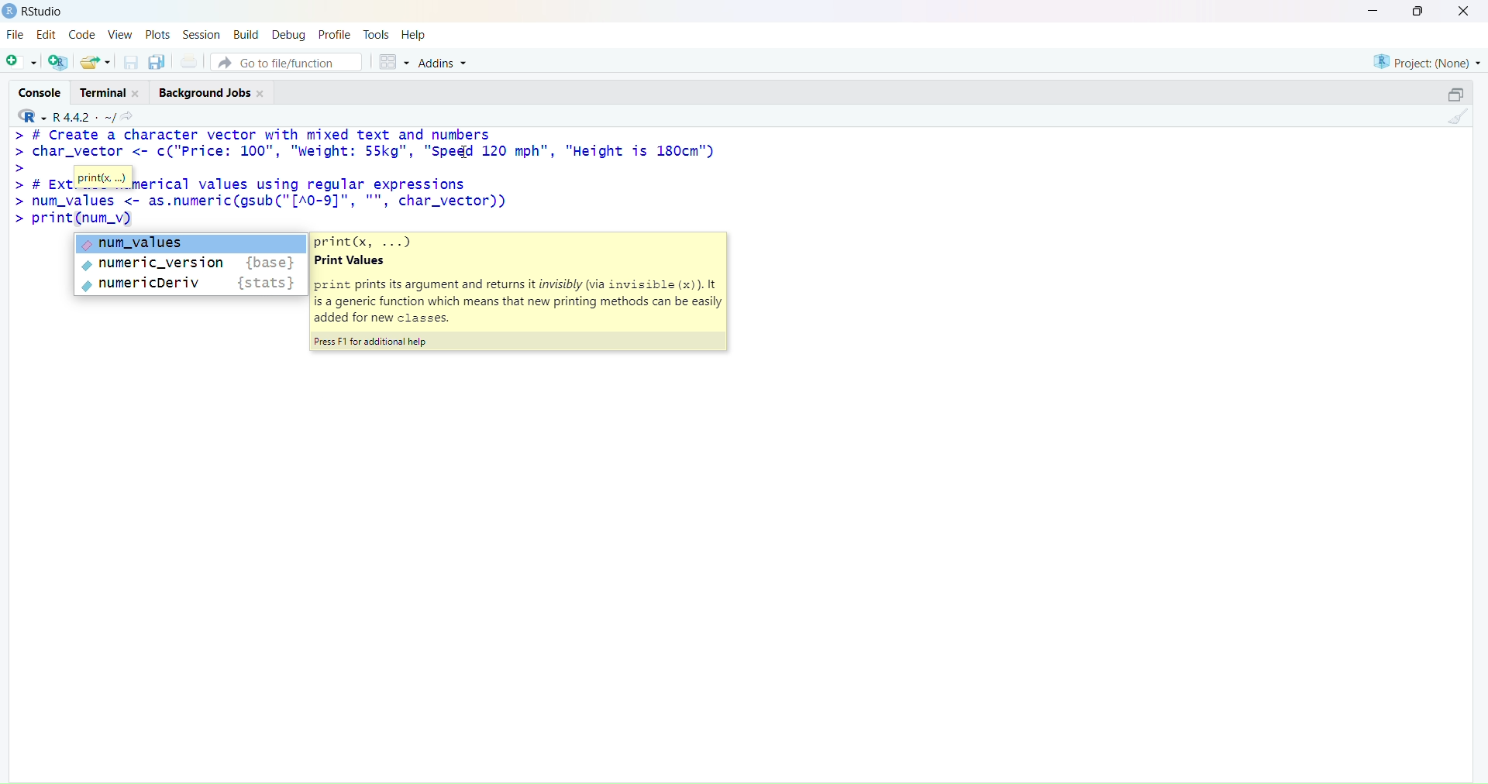 The width and height of the screenshot is (1488, 784). What do you see at coordinates (27, 184) in the screenshot?
I see `> #` at bounding box center [27, 184].